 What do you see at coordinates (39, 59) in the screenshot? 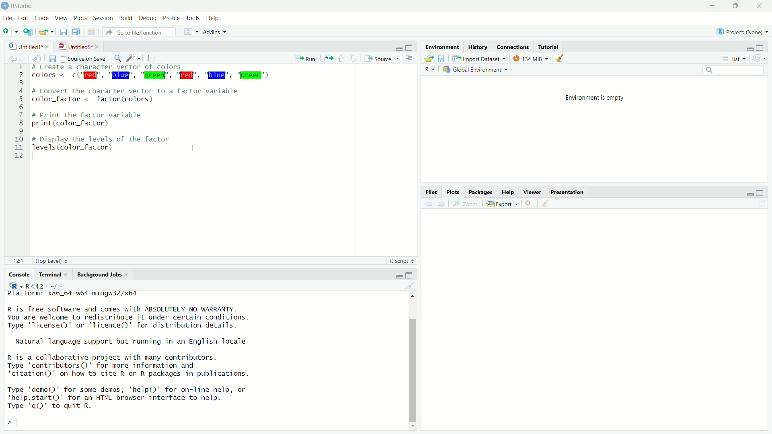
I see `show in new window` at bounding box center [39, 59].